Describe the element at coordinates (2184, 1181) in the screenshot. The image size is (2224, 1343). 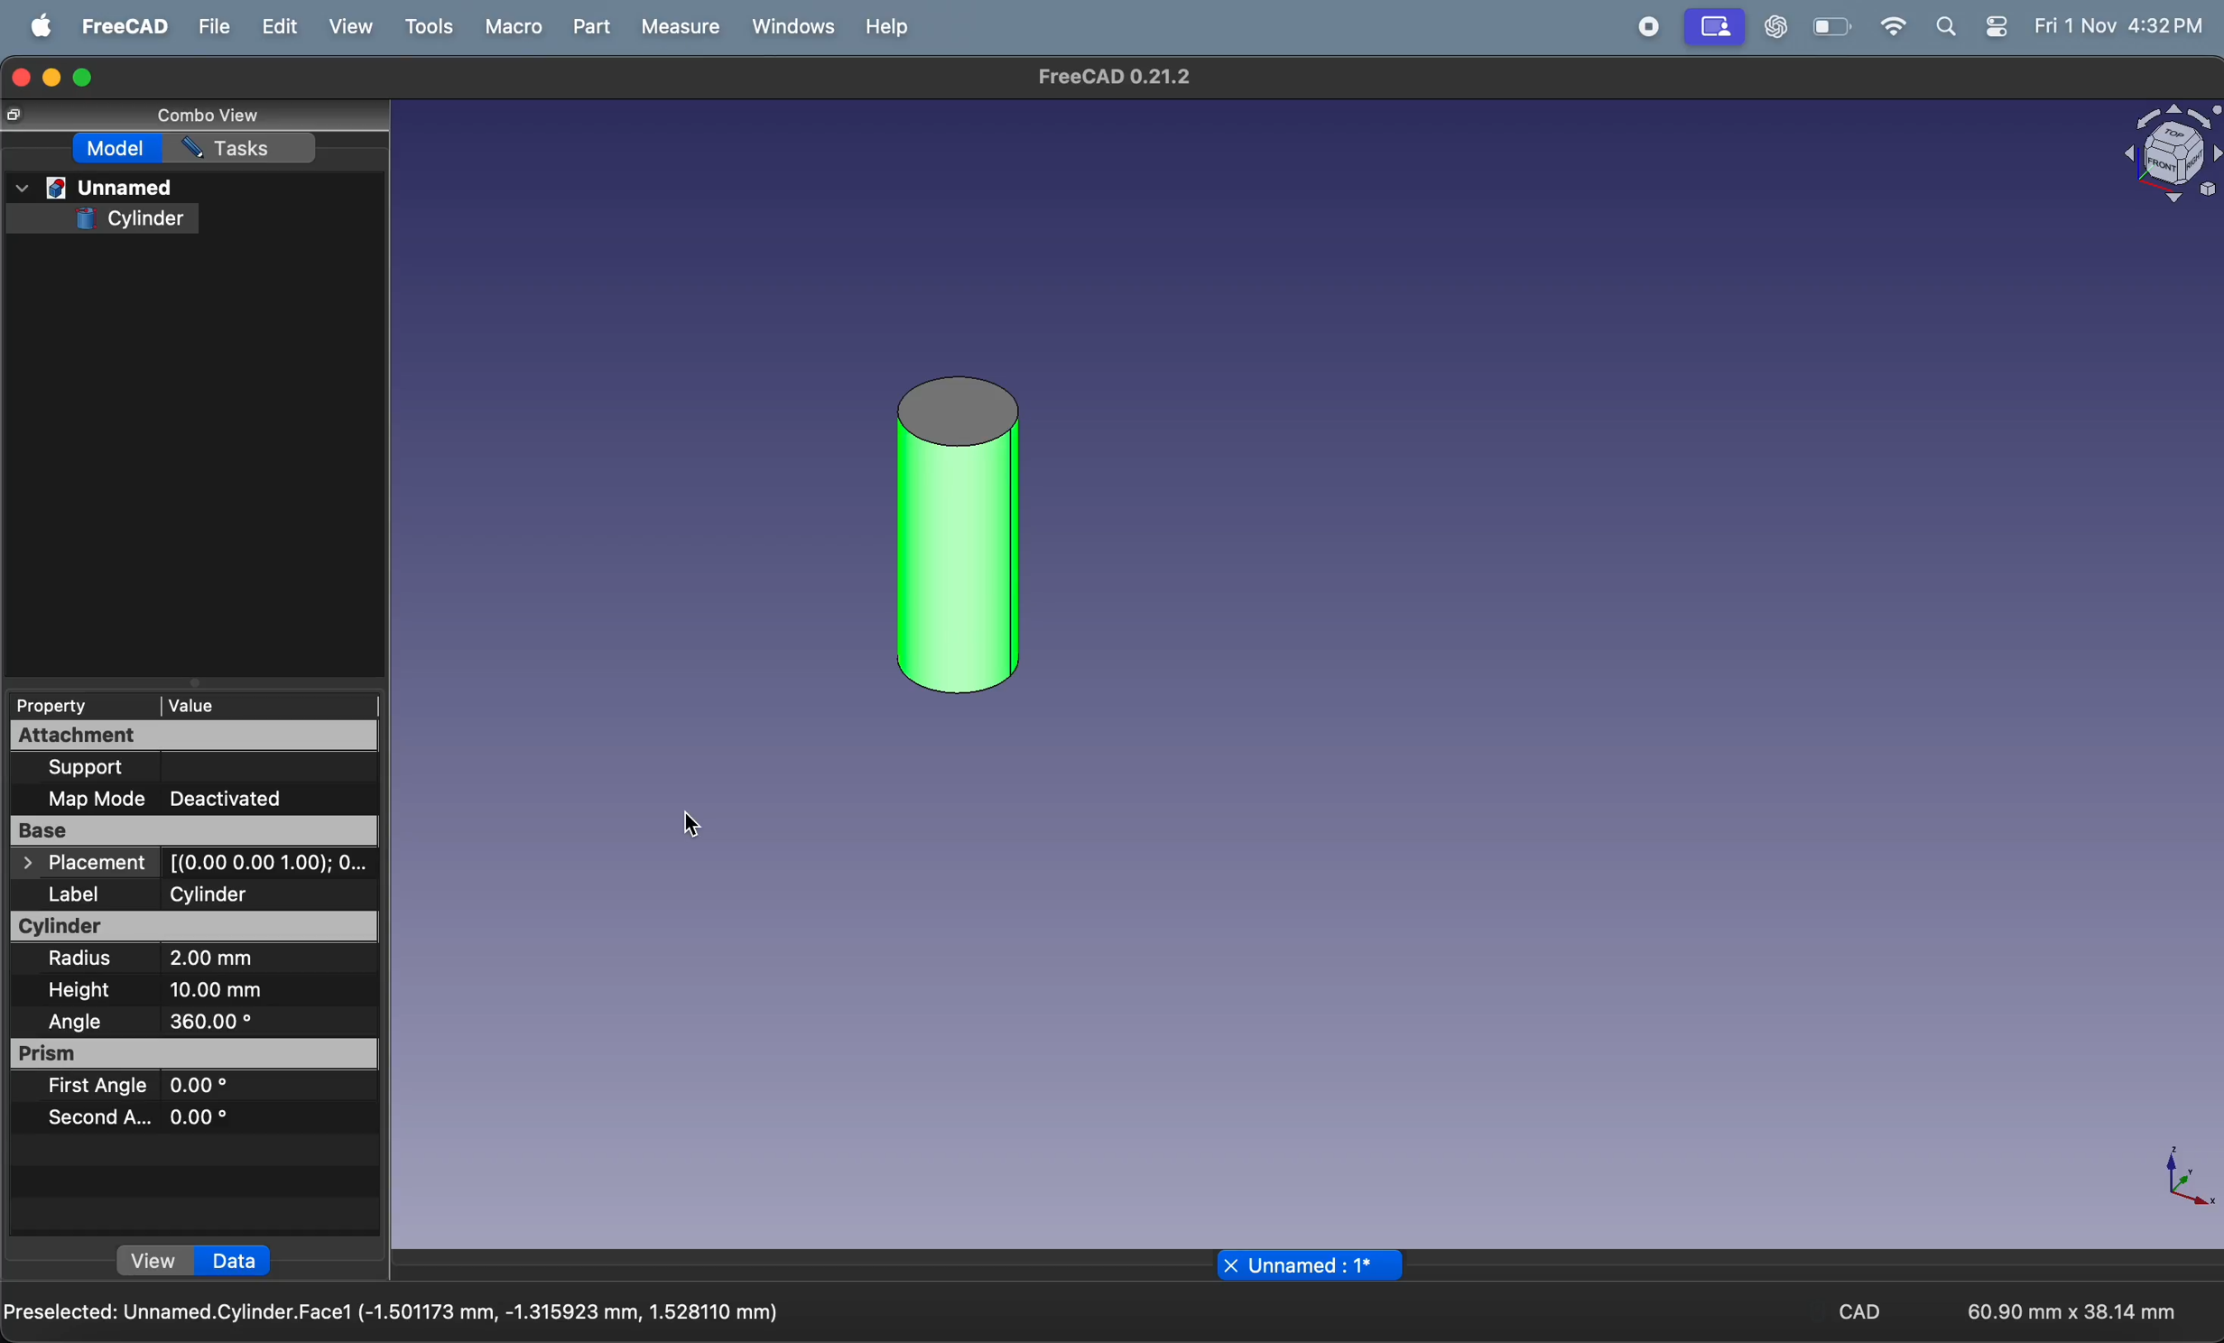
I see `axis` at that location.